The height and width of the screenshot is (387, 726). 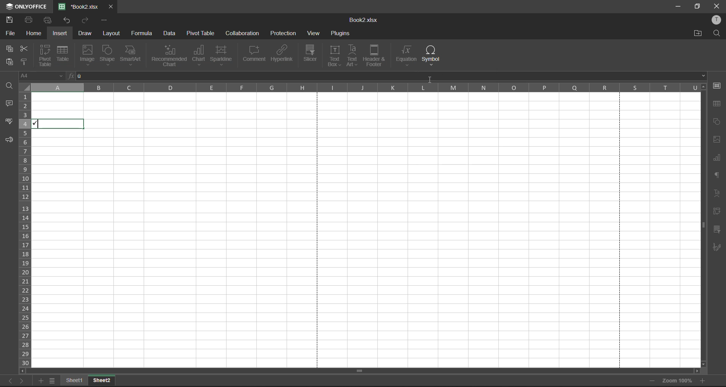 What do you see at coordinates (9, 381) in the screenshot?
I see `previous` at bounding box center [9, 381].